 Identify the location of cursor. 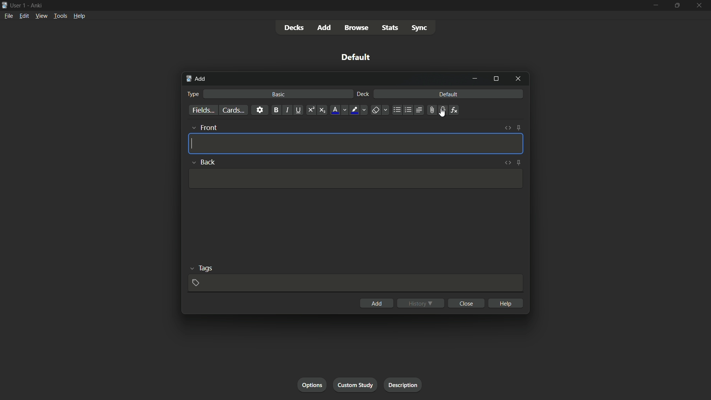
(191, 143).